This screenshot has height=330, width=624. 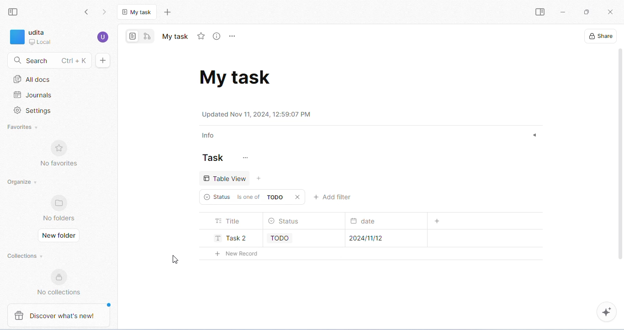 What do you see at coordinates (333, 197) in the screenshot?
I see `add filter` at bounding box center [333, 197].